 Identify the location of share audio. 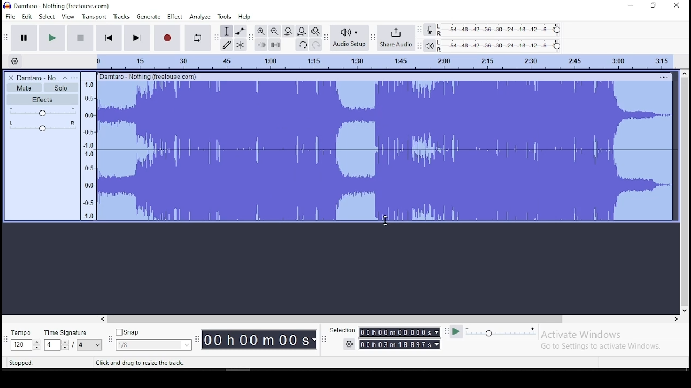
(396, 38).